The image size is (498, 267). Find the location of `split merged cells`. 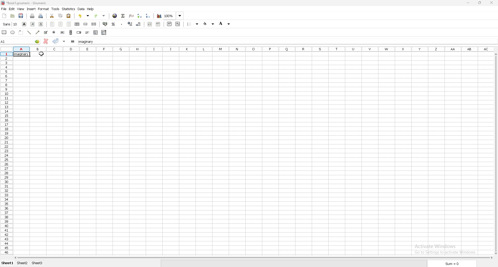

split merged cells is located at coordinates (94, 24).